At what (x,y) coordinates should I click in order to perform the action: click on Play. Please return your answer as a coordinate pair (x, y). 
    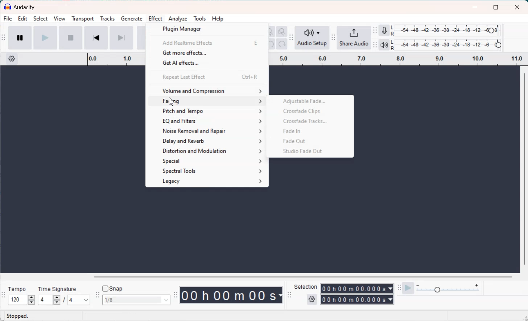
    Looking at the image, I should click on (45, 38).